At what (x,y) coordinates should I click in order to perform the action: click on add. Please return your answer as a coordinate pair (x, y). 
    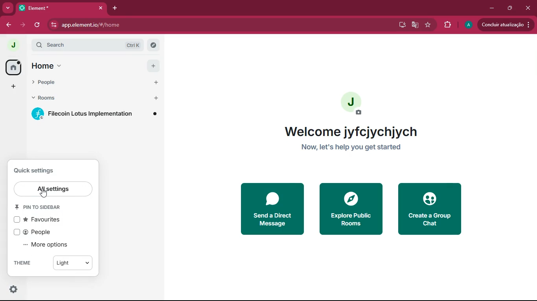
    Looking at the image, I should click on (13, 86).